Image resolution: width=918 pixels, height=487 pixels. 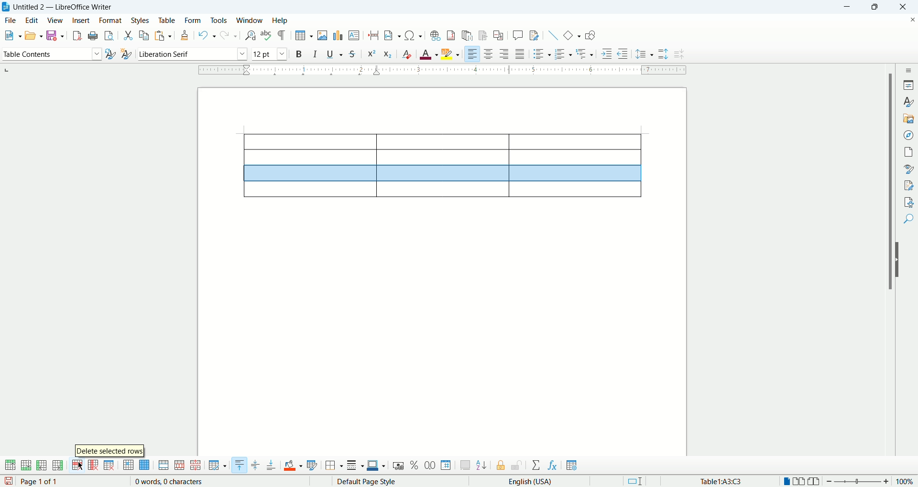 What do you see at coordinates (499, 466) in the screenshot?
I see `protect cells` at bounding box center [499, 466].